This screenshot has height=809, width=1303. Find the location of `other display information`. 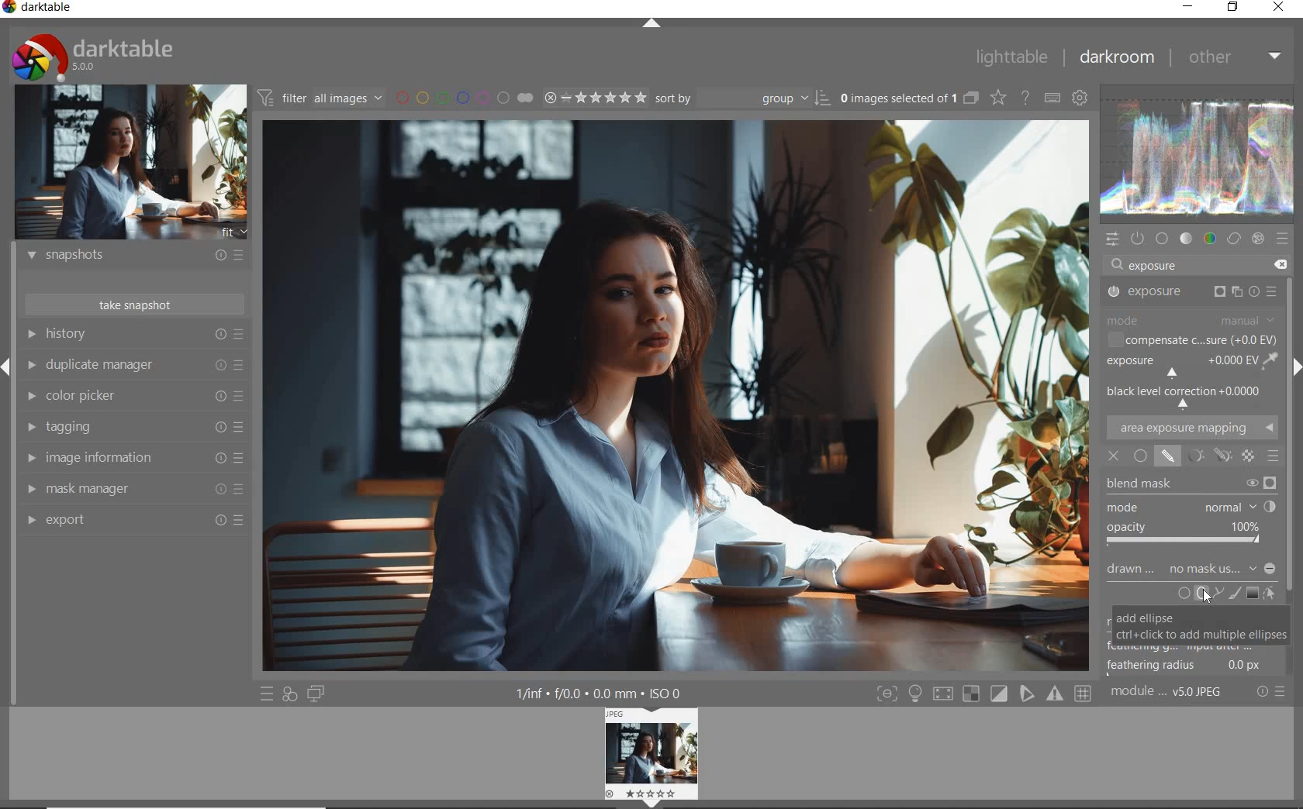

other display information is located at coordinates (599, 693).